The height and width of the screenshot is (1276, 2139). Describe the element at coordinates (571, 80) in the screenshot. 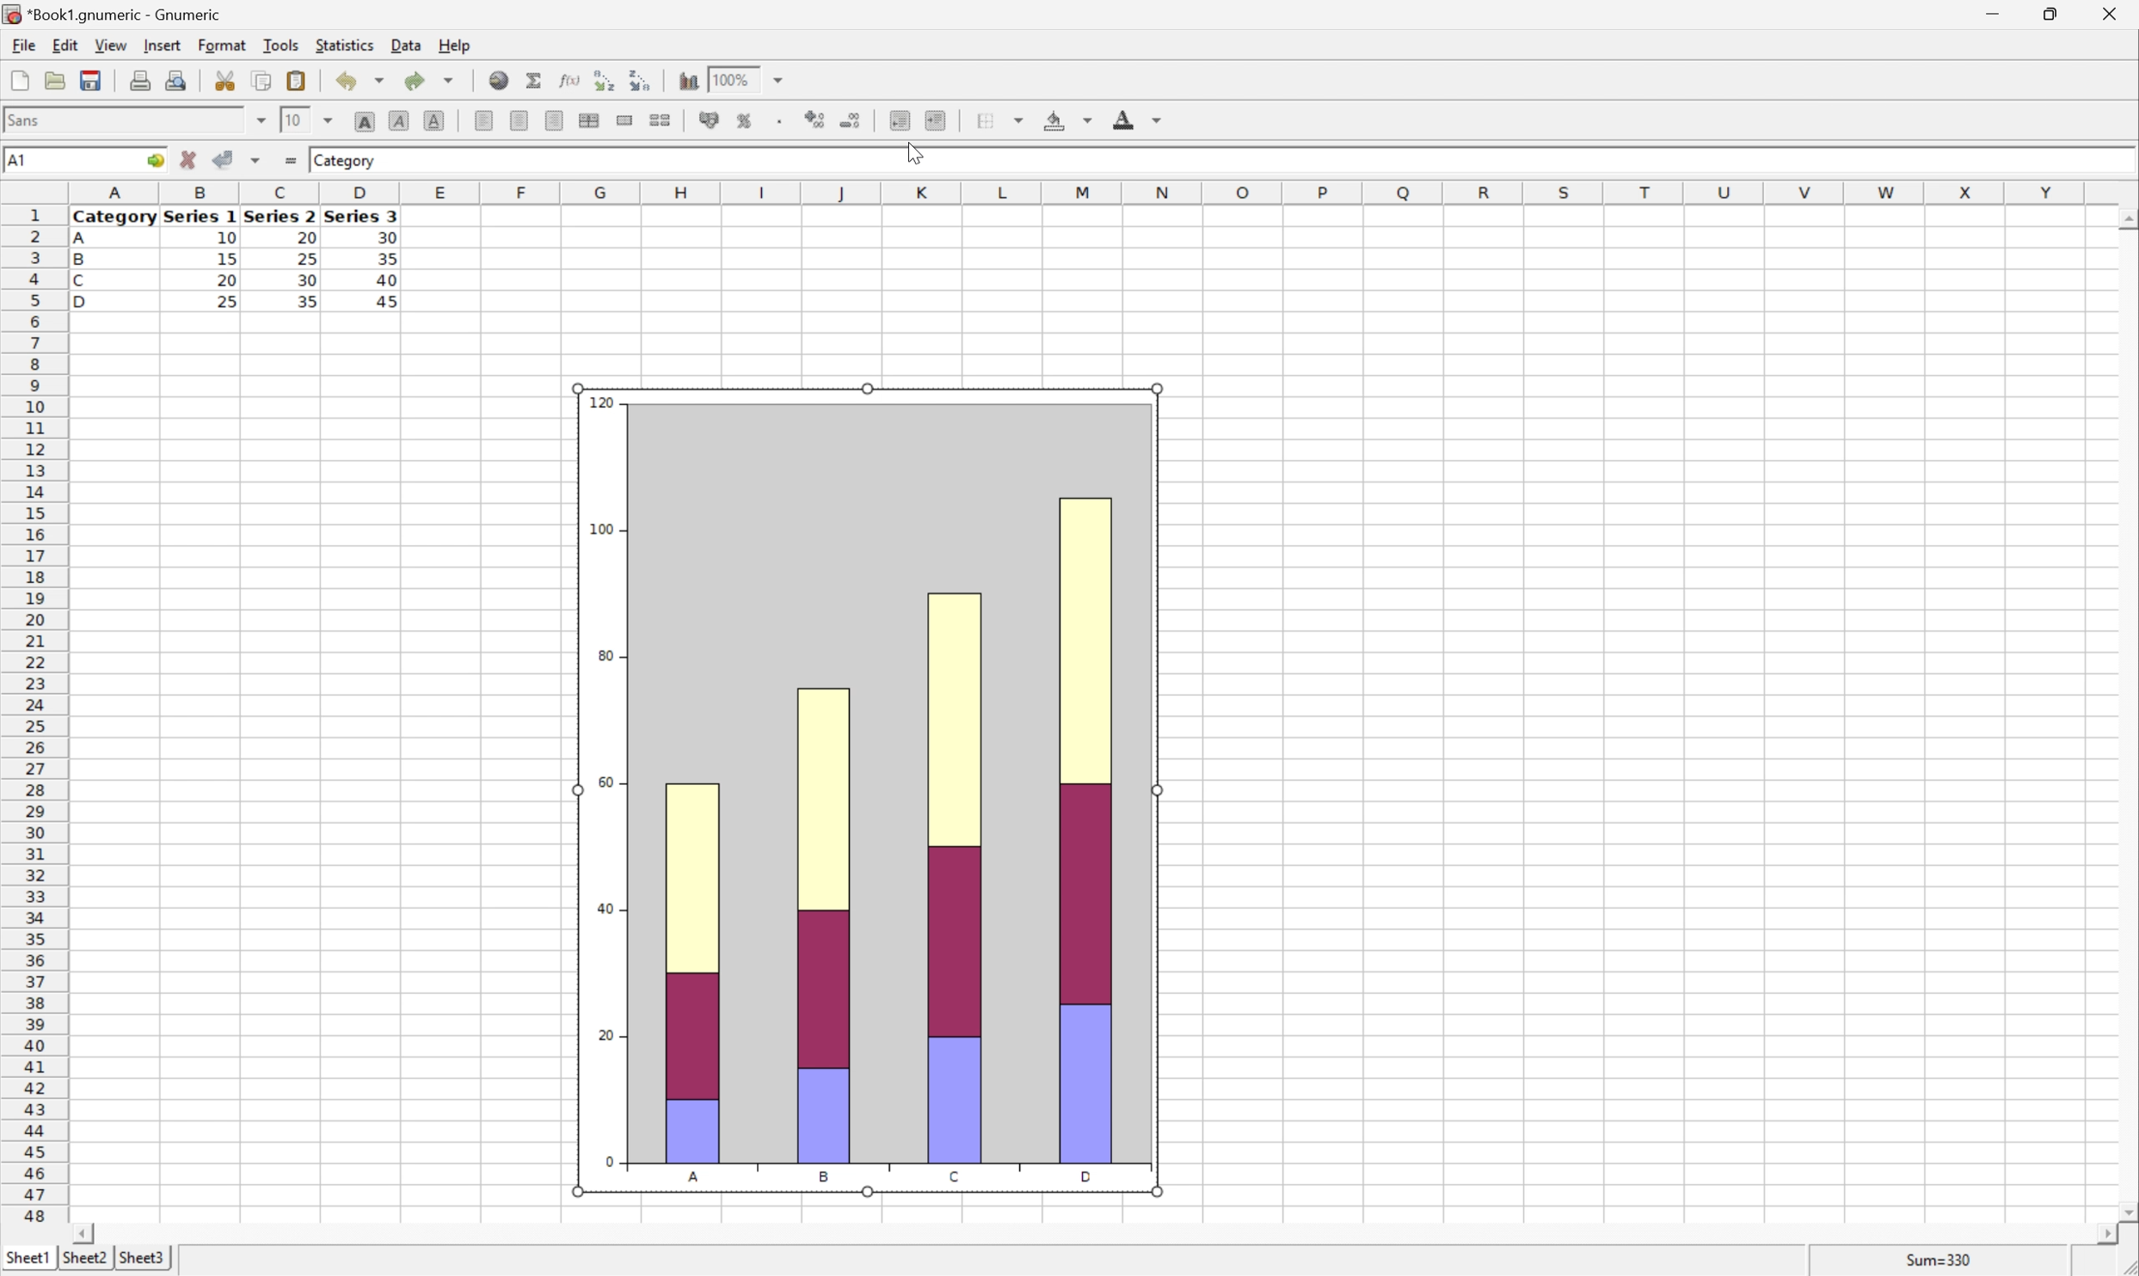

I see `Edit function in current cell` at that location.